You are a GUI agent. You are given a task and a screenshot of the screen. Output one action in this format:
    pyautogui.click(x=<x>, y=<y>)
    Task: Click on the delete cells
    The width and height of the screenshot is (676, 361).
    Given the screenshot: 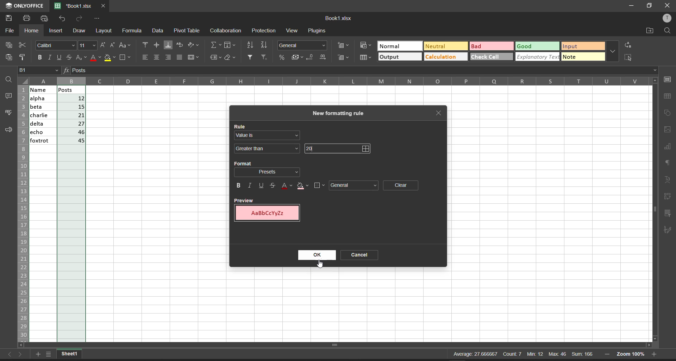 What is the action you would take?
    pyautogui.click(x=344, y=58)
    